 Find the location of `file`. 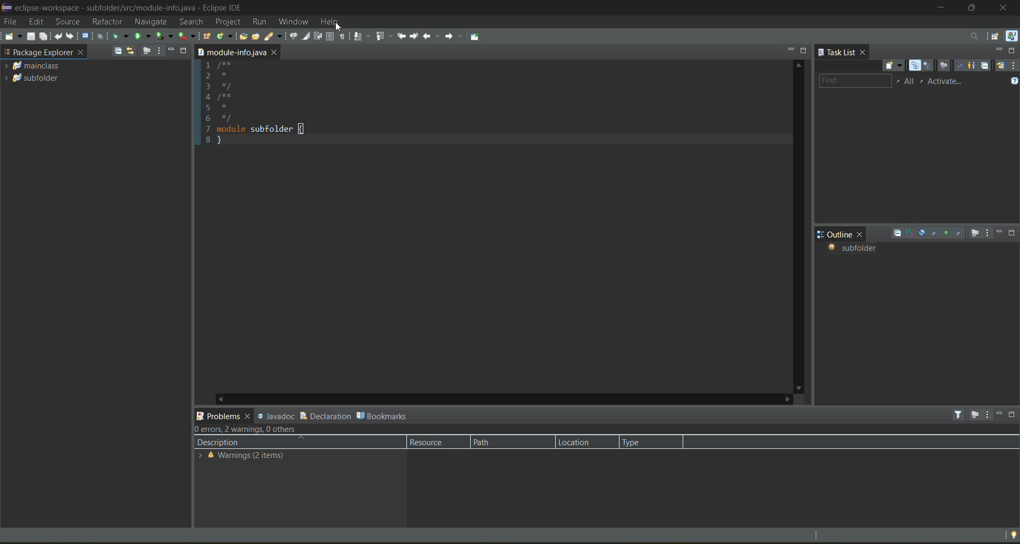

file is located at coordinates (10, 22).